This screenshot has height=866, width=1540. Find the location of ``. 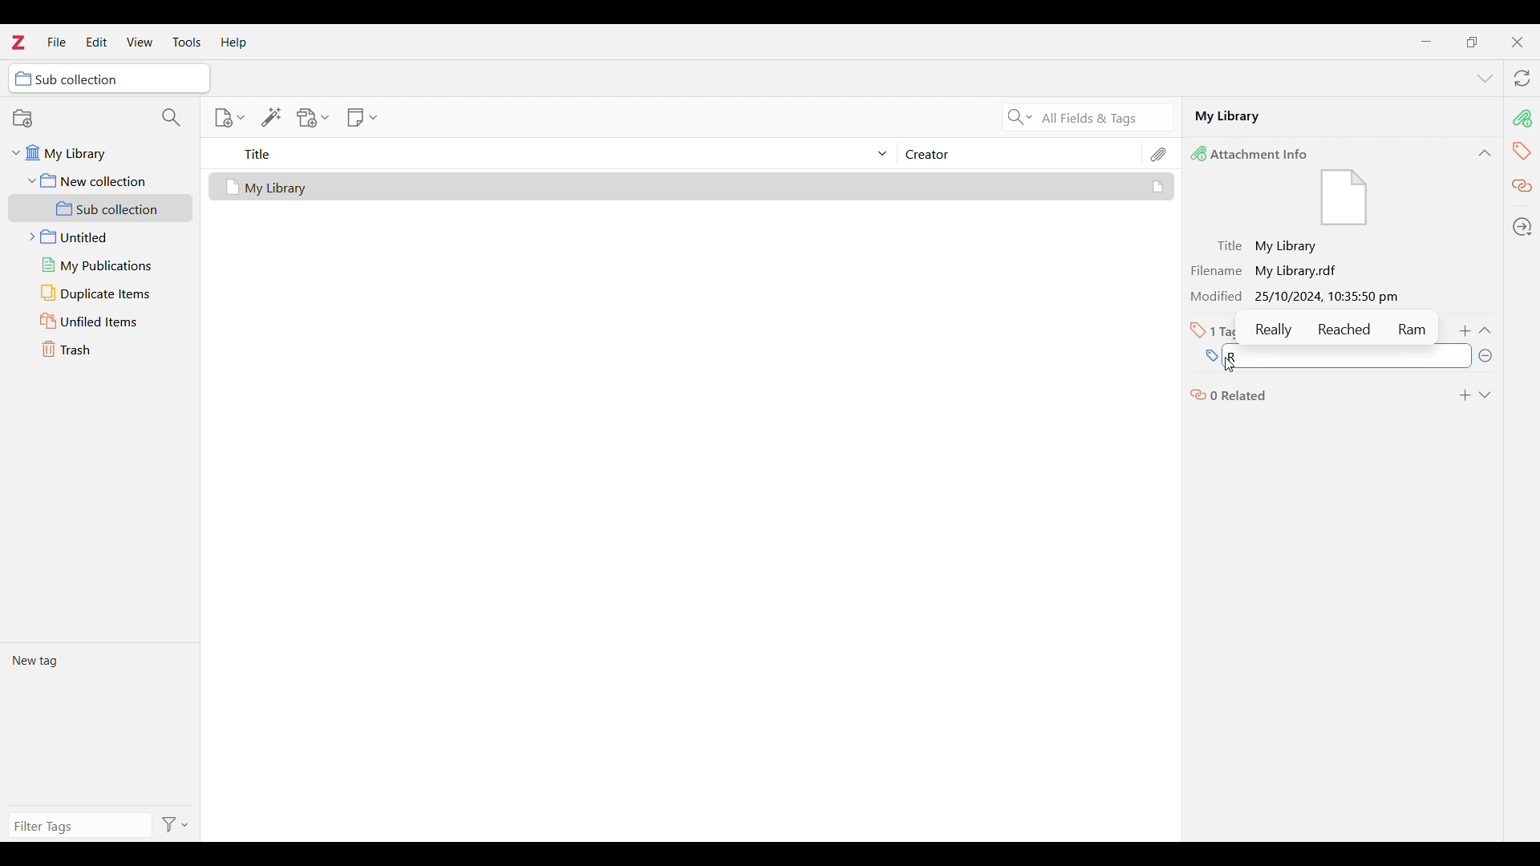

 is located at coordinates (1344, 199).